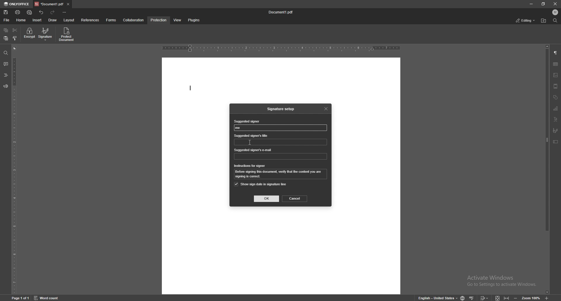 The height and width of the screenshot is (301, 561). Describe the element at coordinates (497, 279) in the screenshot. I see `Activate windows` at that location.